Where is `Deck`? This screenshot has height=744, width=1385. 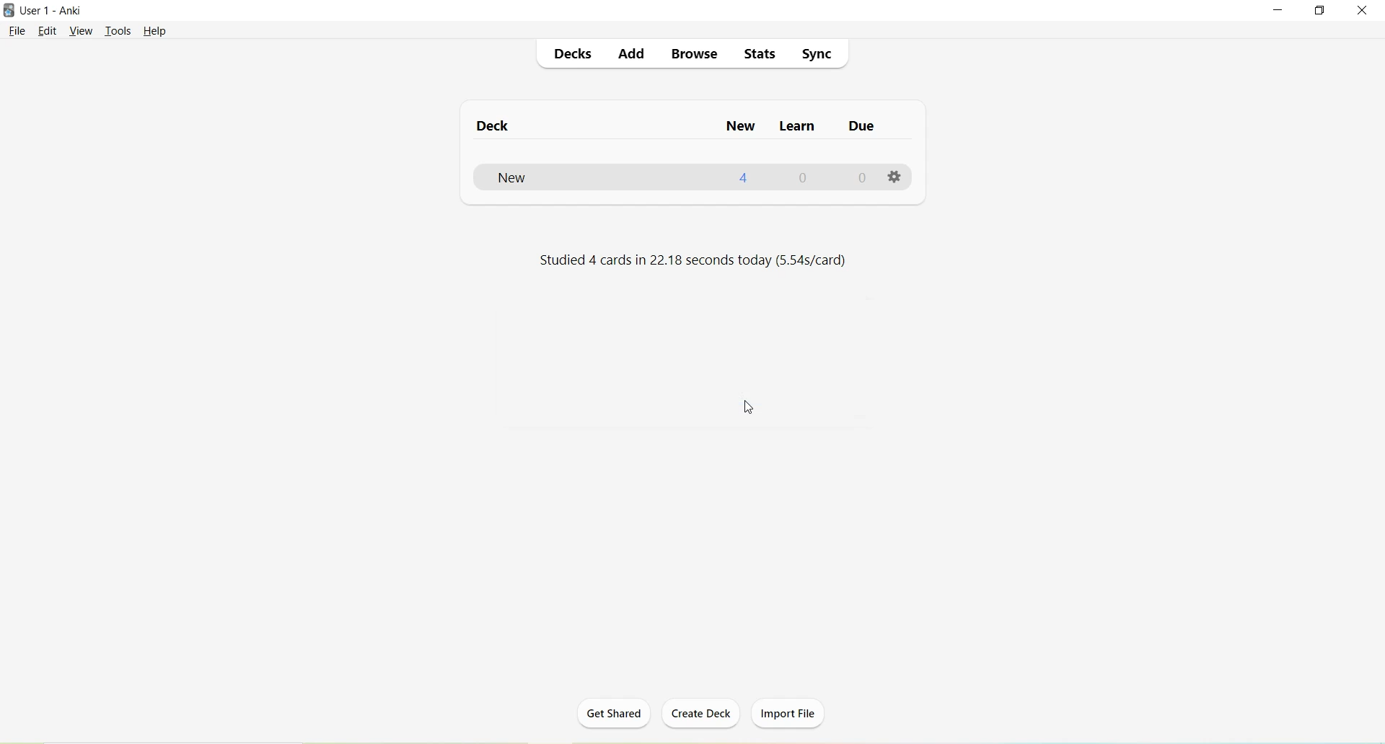 Deck is located at coordinates (493, 128).